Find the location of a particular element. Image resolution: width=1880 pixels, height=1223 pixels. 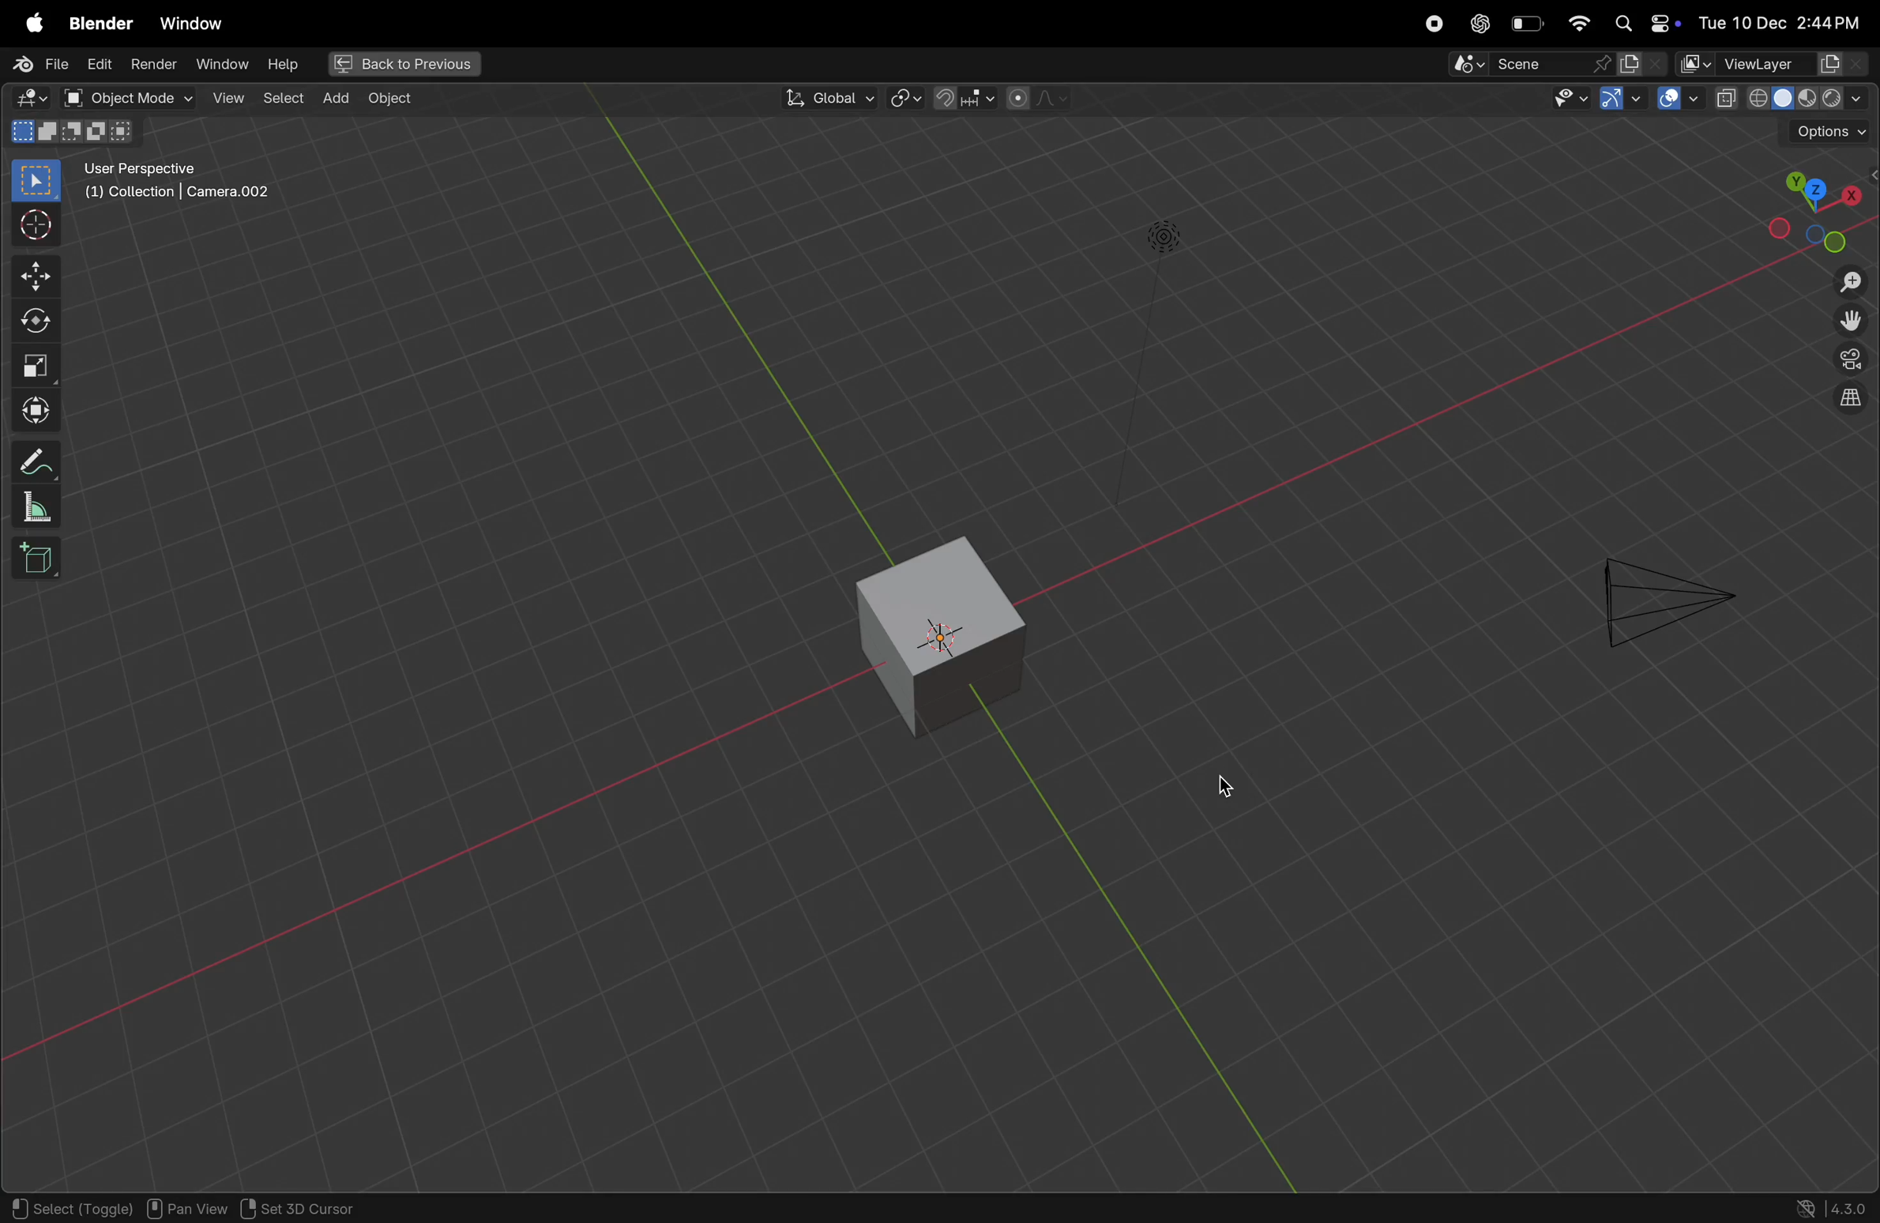

display mode is located at coordinates (1643, 65).